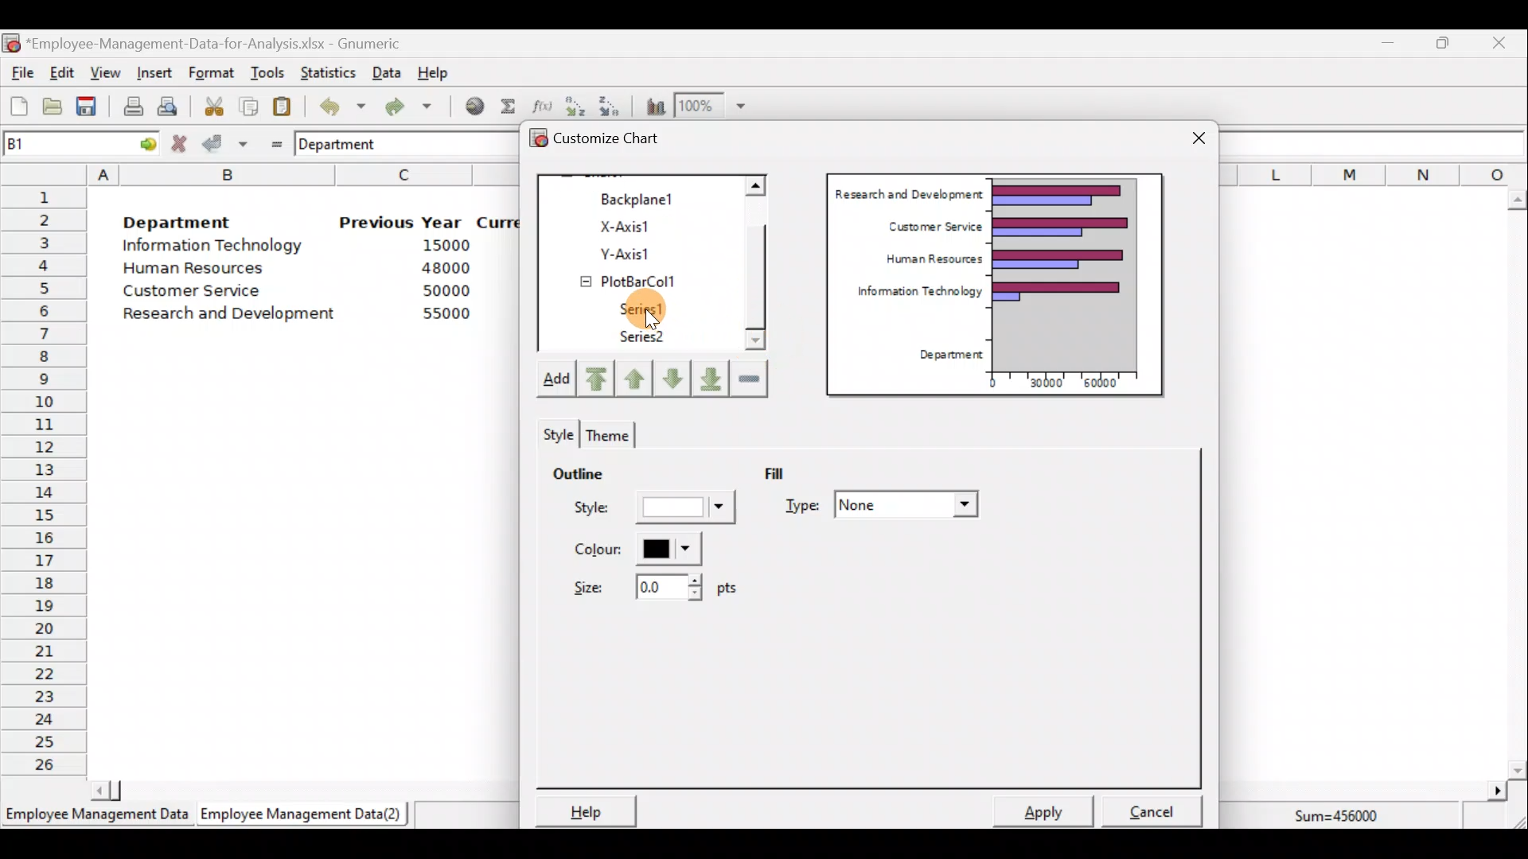 The image size is (1528, 859). What do you see at coordinates (711, 377) in the screenshot?
I see `Move downward` at bounding box center [711, 377].